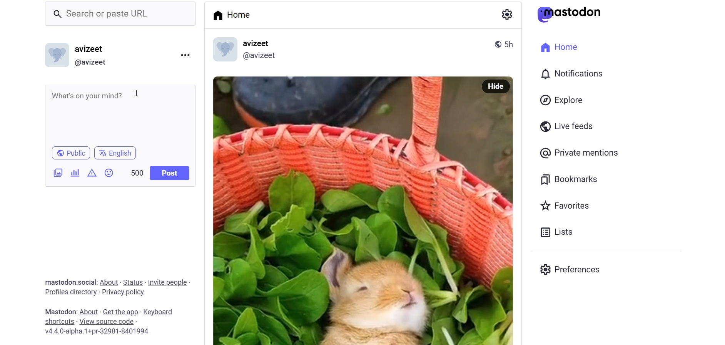 The height and width of the screenshot is (345, 725). I want to click on name, so click(258, 43).